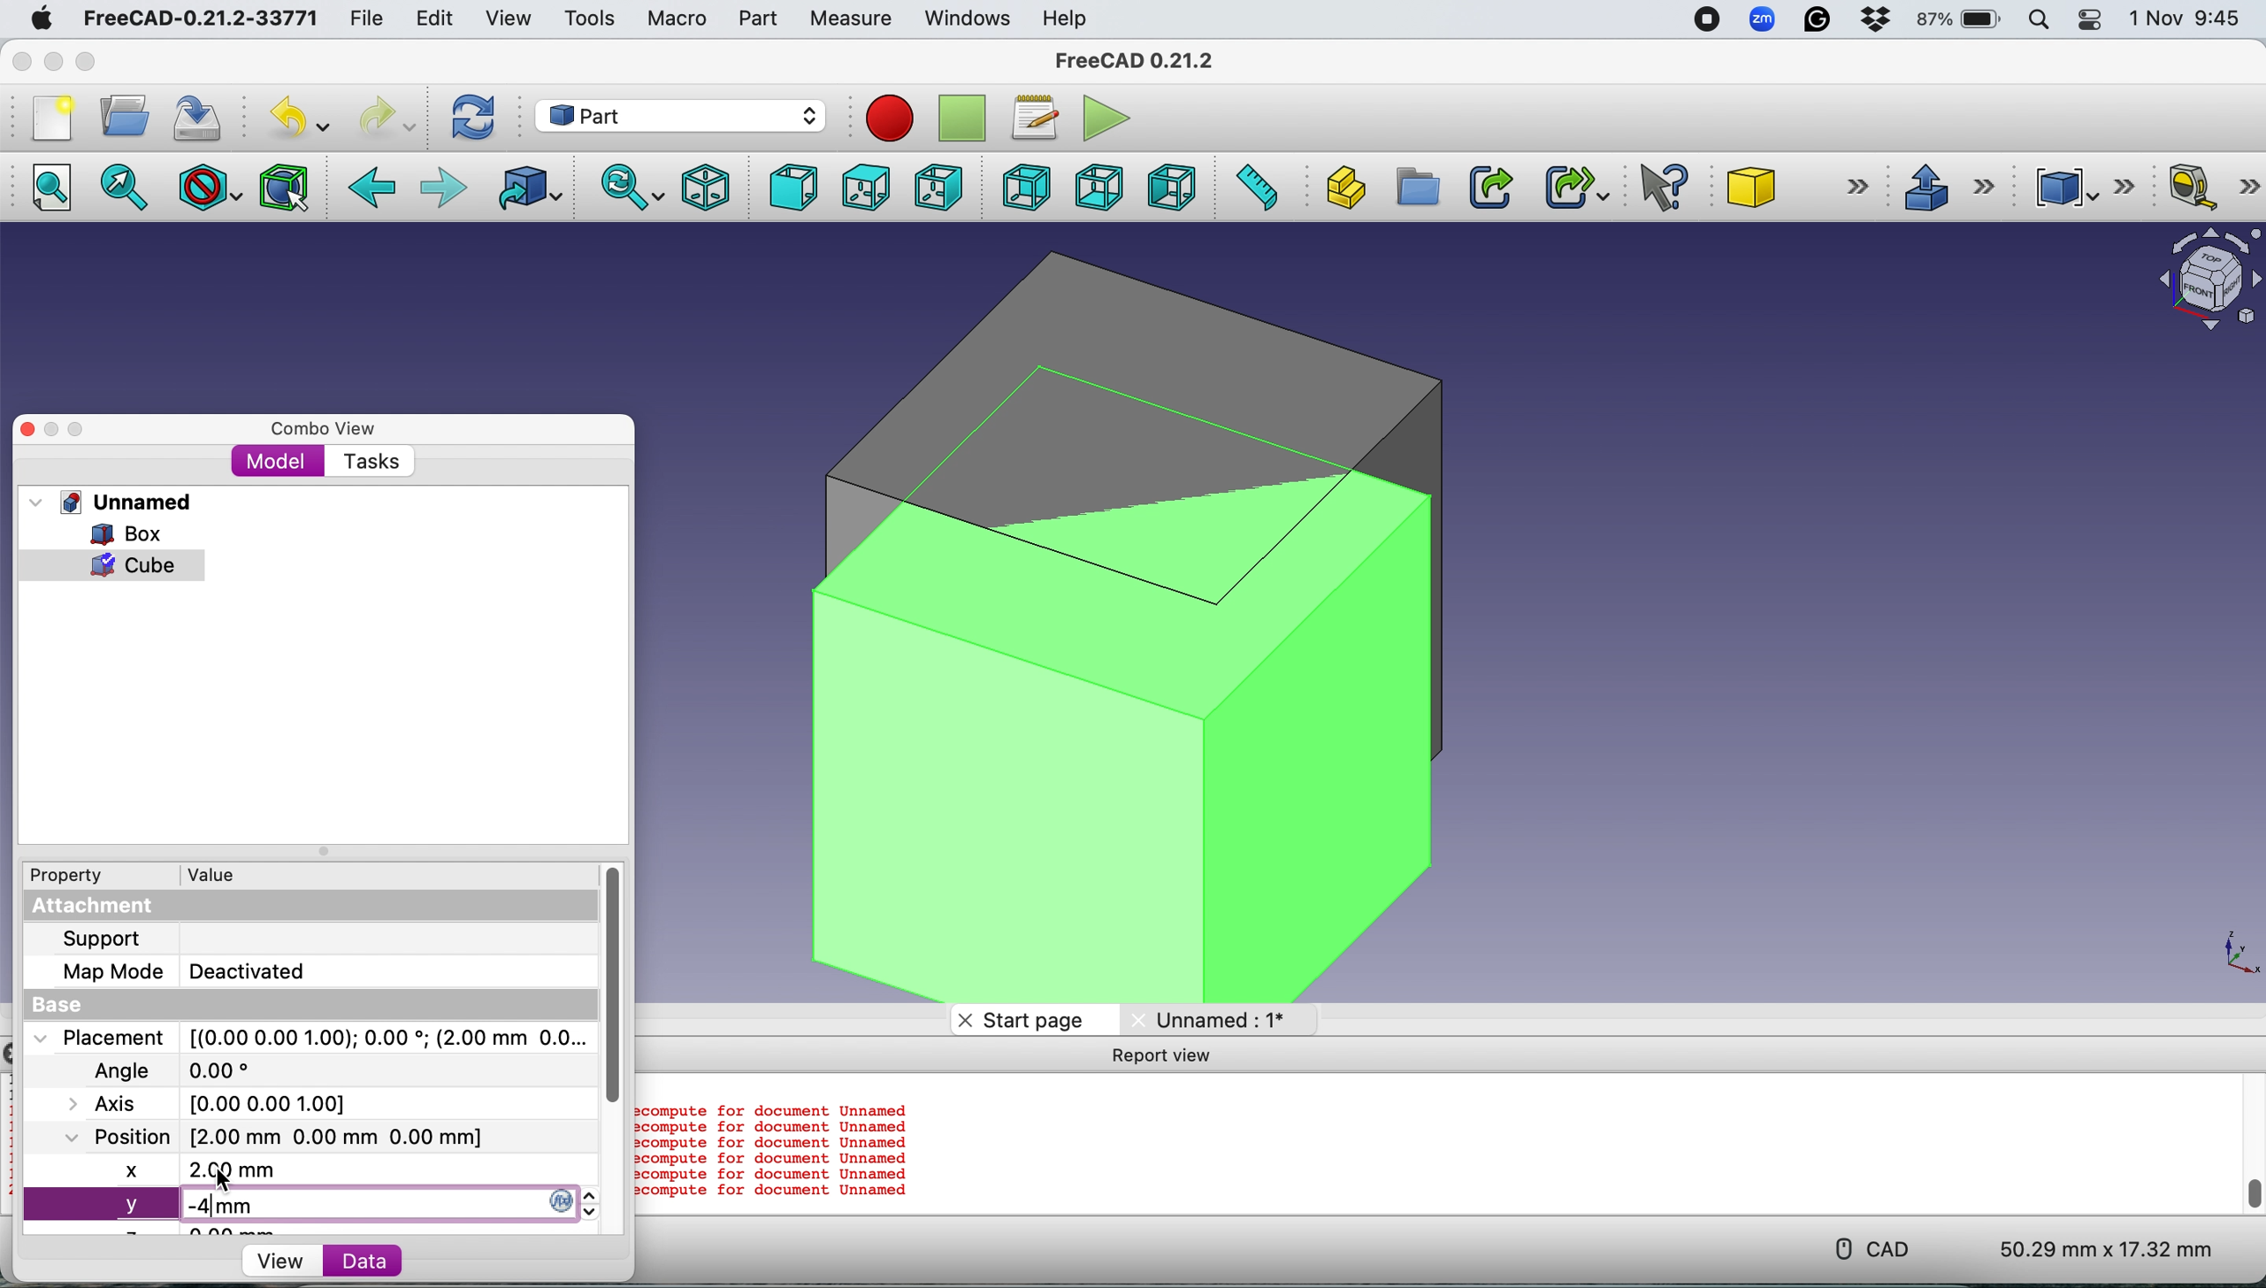  What do you see at coordinates (1170, 187) in the screenshot?
I see `Left` at bounding box center [1170, 187].